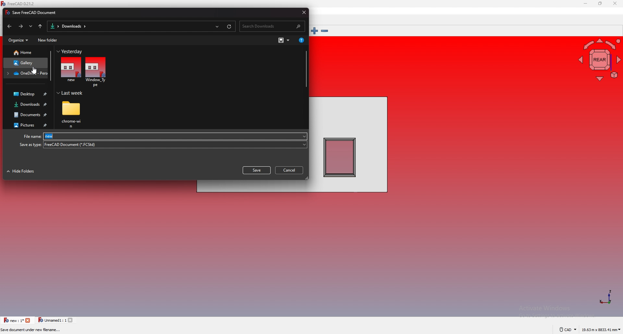  What do you see at coordinates (55, 320) in the screenshot?
I see `tab 2` at bounding box center [55, 320].